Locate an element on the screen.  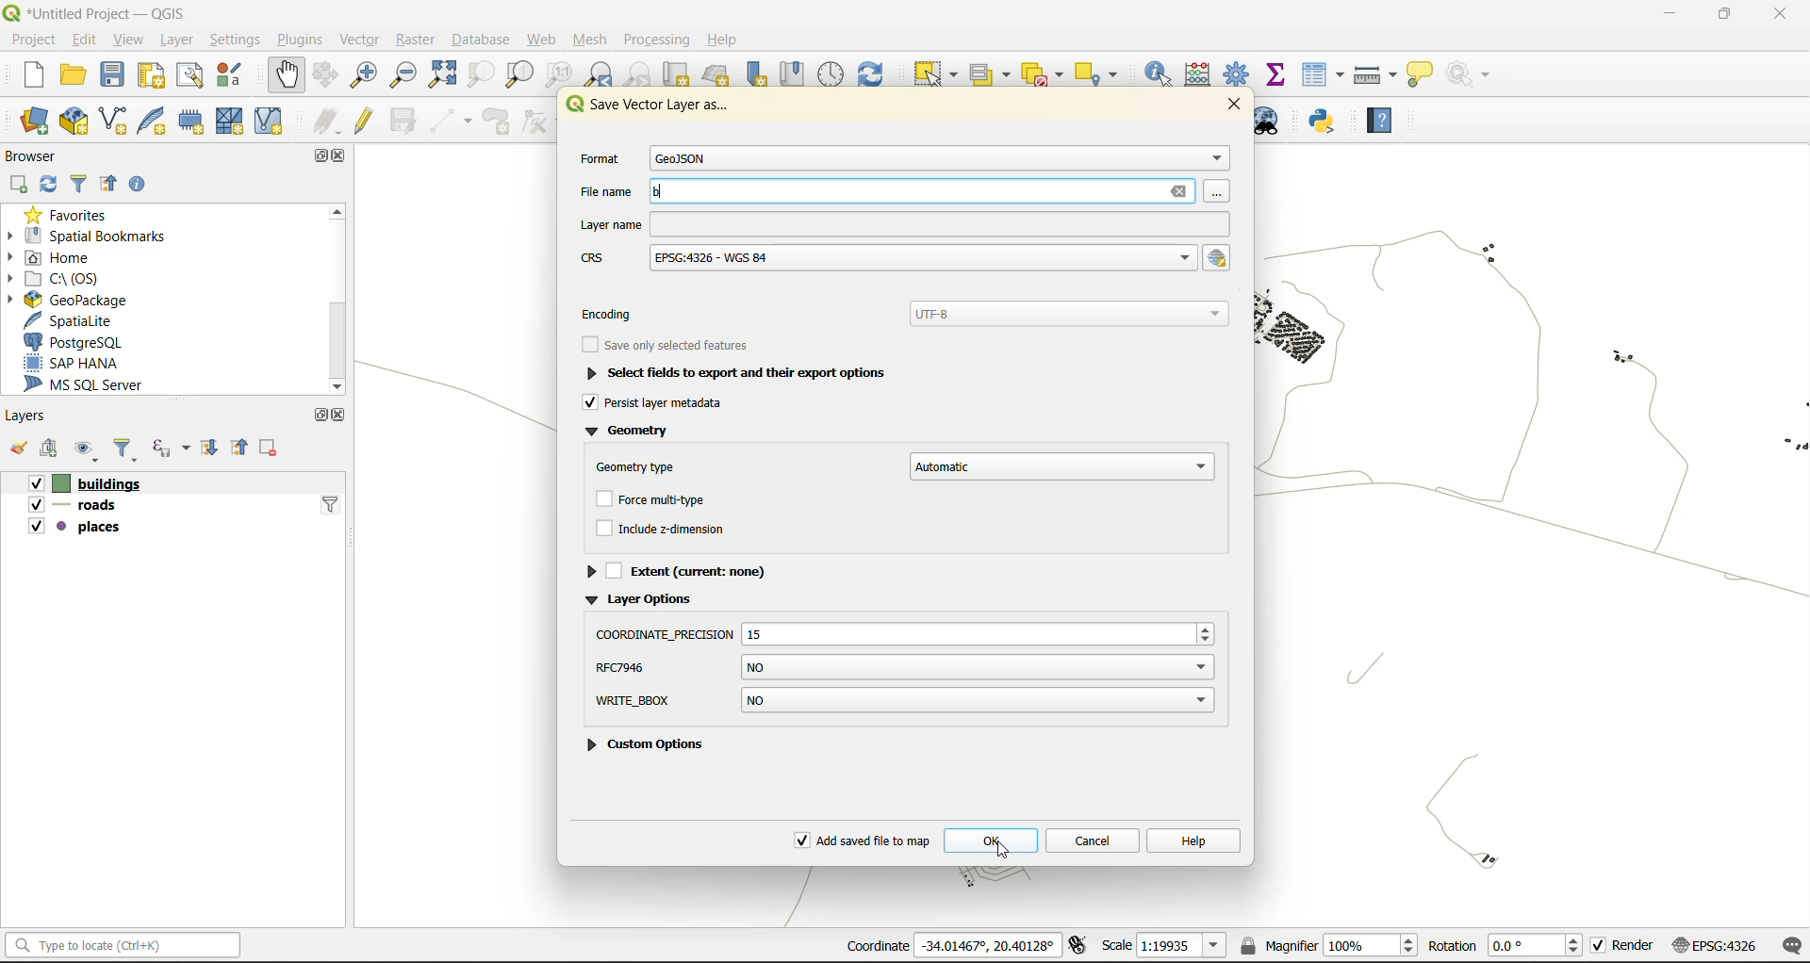
c\:os is located at coordinates (68, 279).